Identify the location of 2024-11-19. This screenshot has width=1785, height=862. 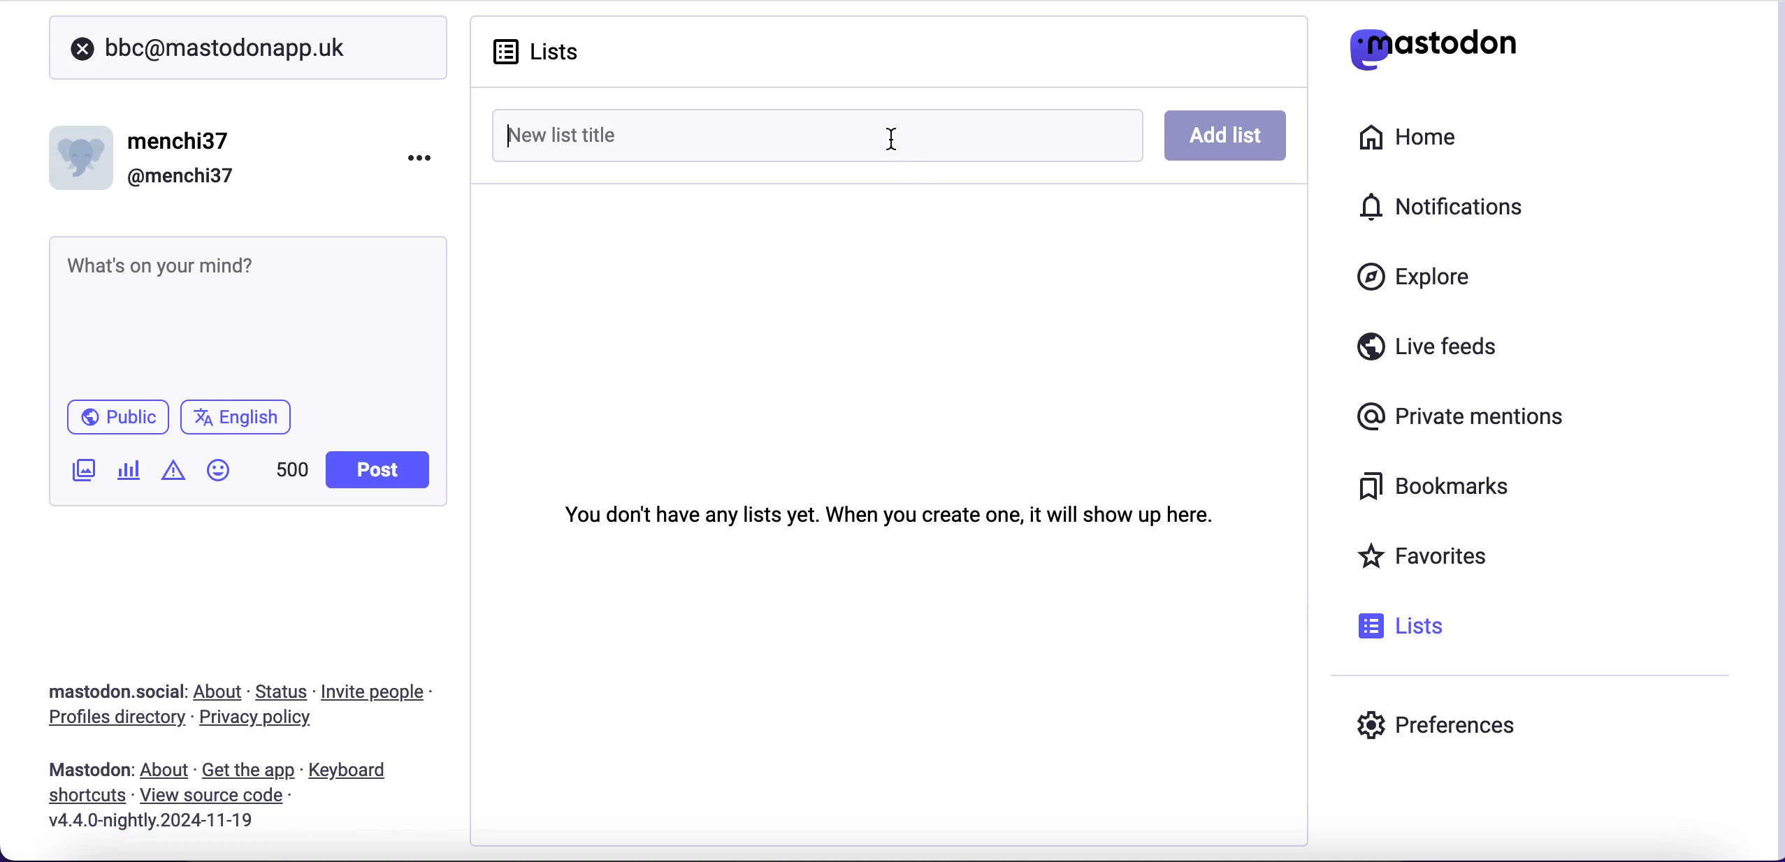
(161, 819).